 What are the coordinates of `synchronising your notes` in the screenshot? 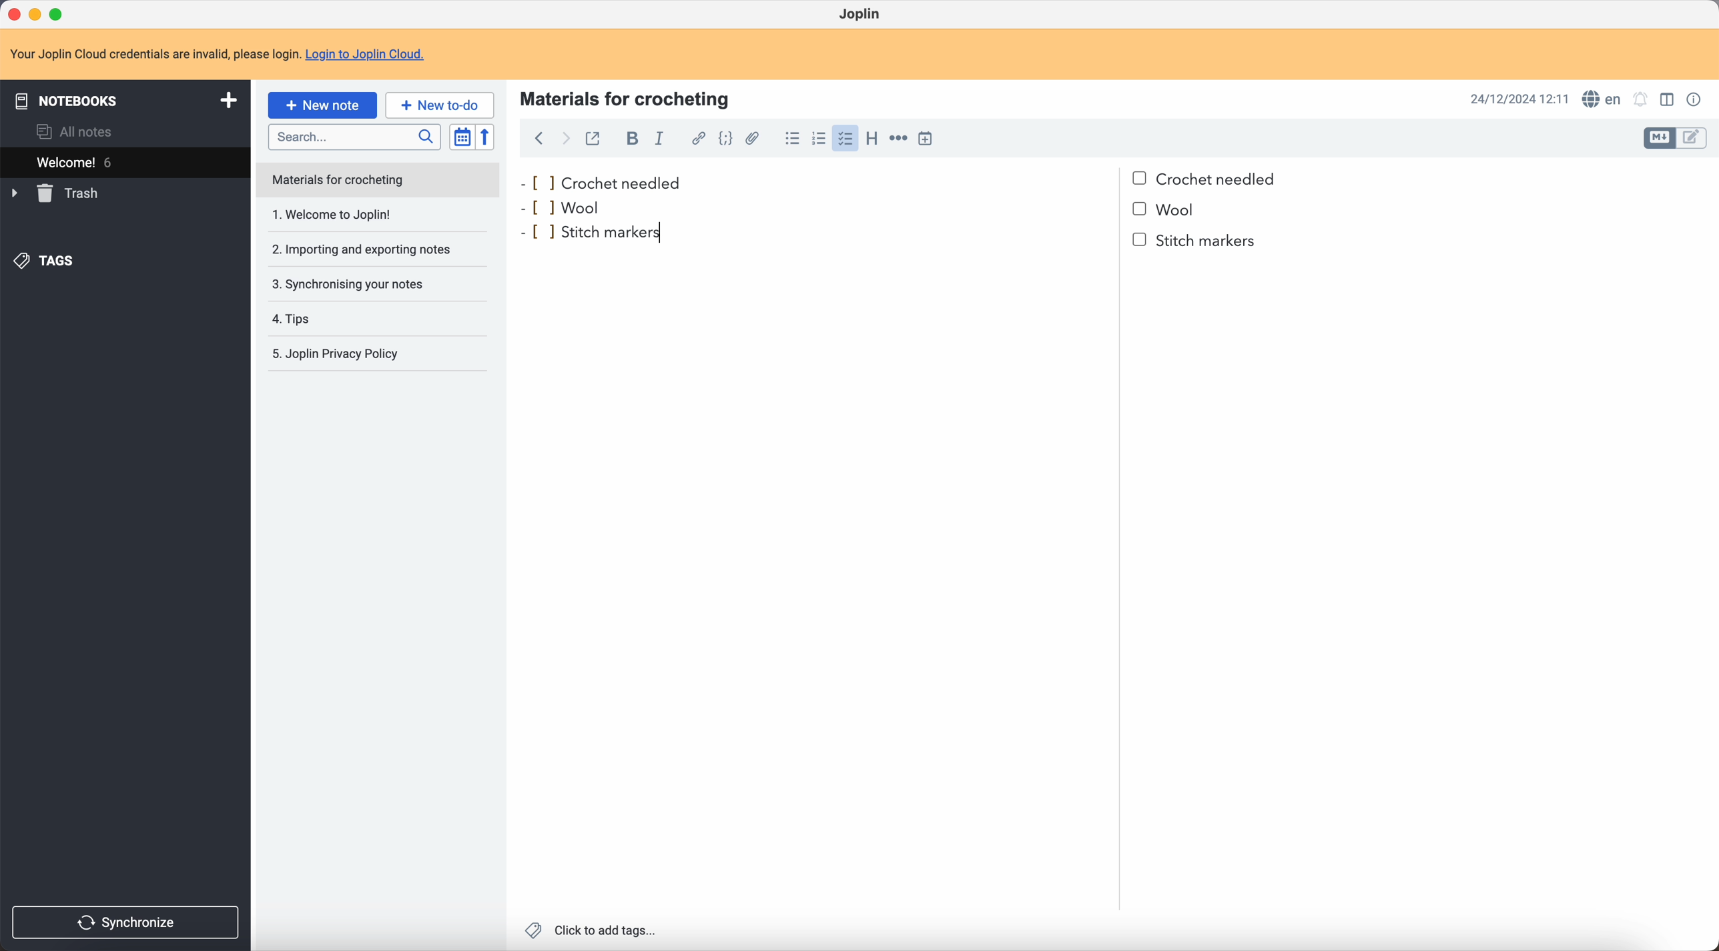 It's located at (370, 283).